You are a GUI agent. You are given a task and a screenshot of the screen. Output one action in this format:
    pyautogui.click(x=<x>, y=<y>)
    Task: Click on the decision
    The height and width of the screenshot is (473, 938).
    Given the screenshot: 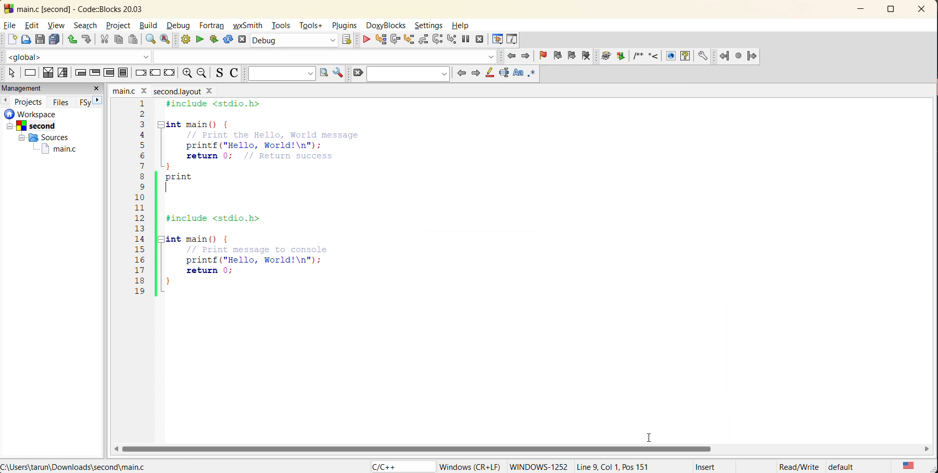 What is the action you would take?
    pyautogui.click(x=48, y=73)
    